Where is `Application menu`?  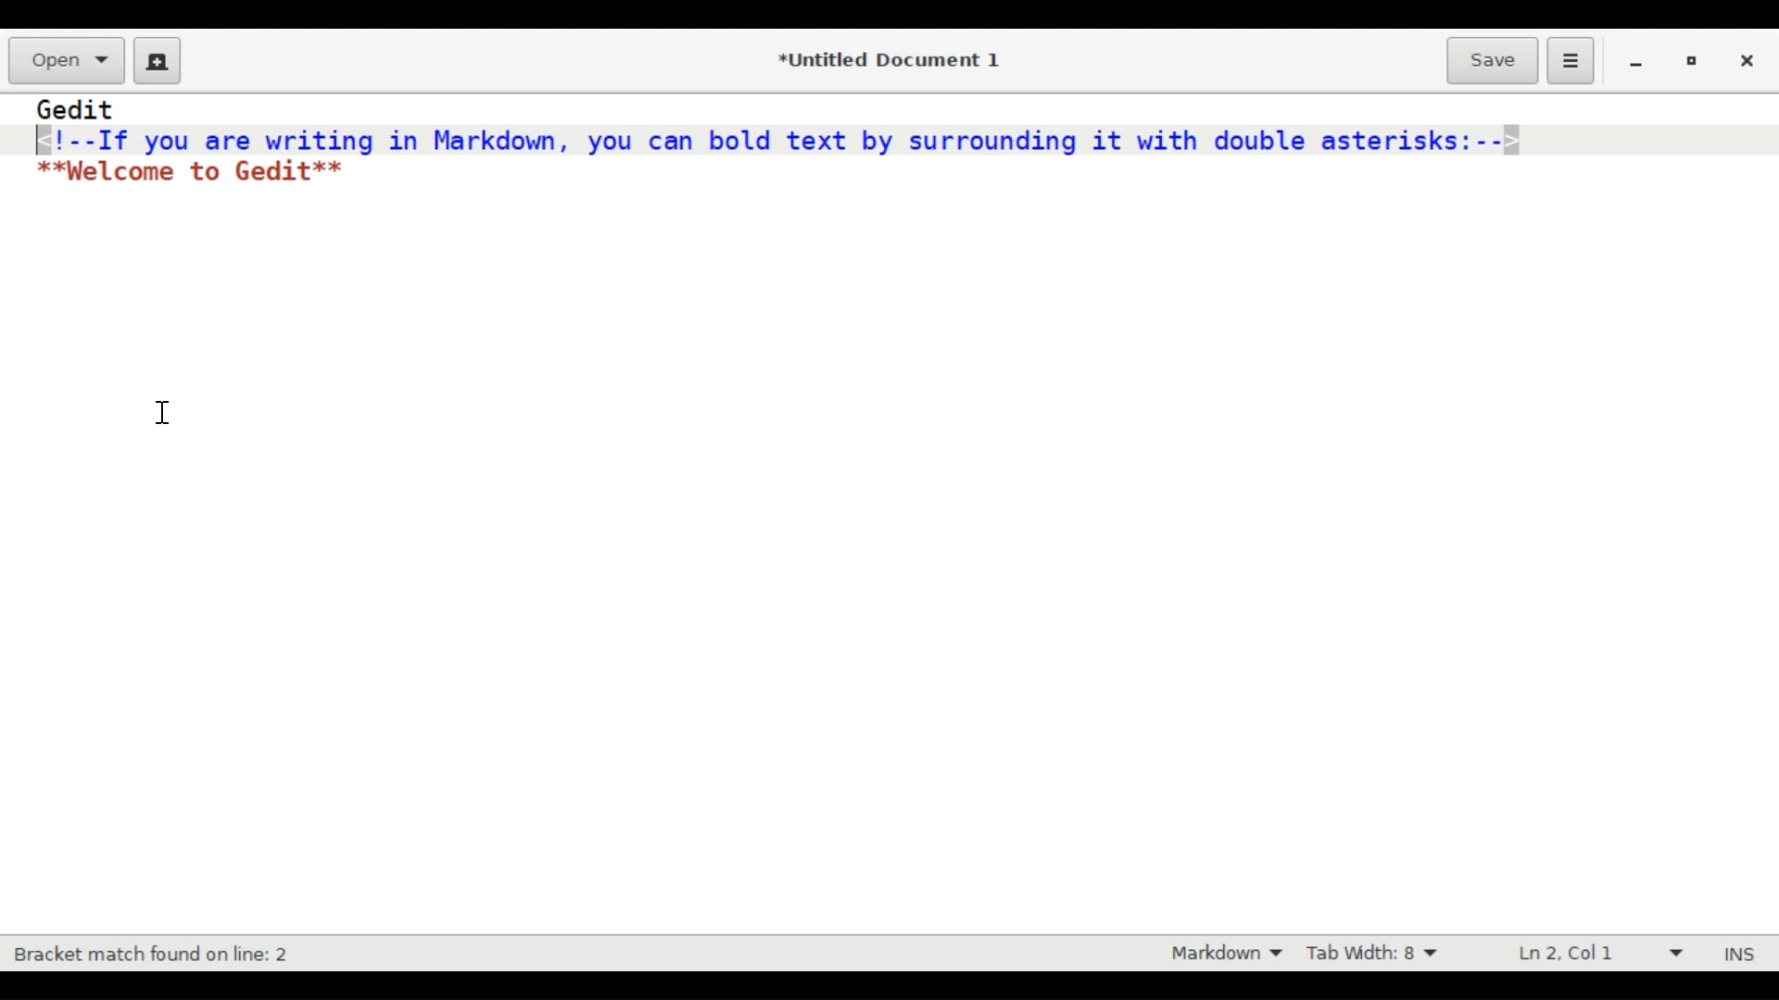 Application menu is located at coordinates (1570, 59).